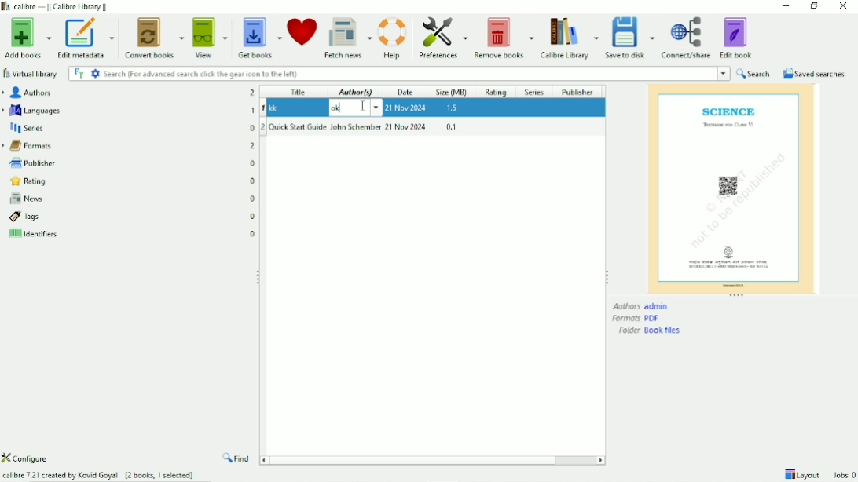 Image resolution: width=858 pixels, height=482 pixels. I want to click on Size, so click(452, 91).